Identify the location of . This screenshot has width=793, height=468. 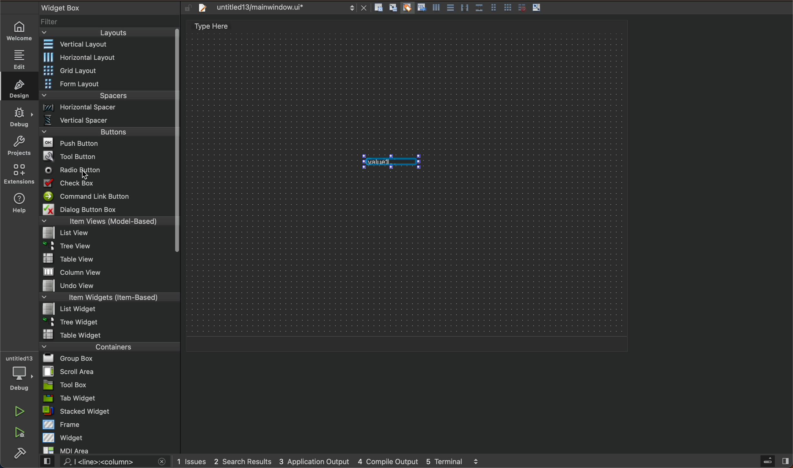
(108, 71).